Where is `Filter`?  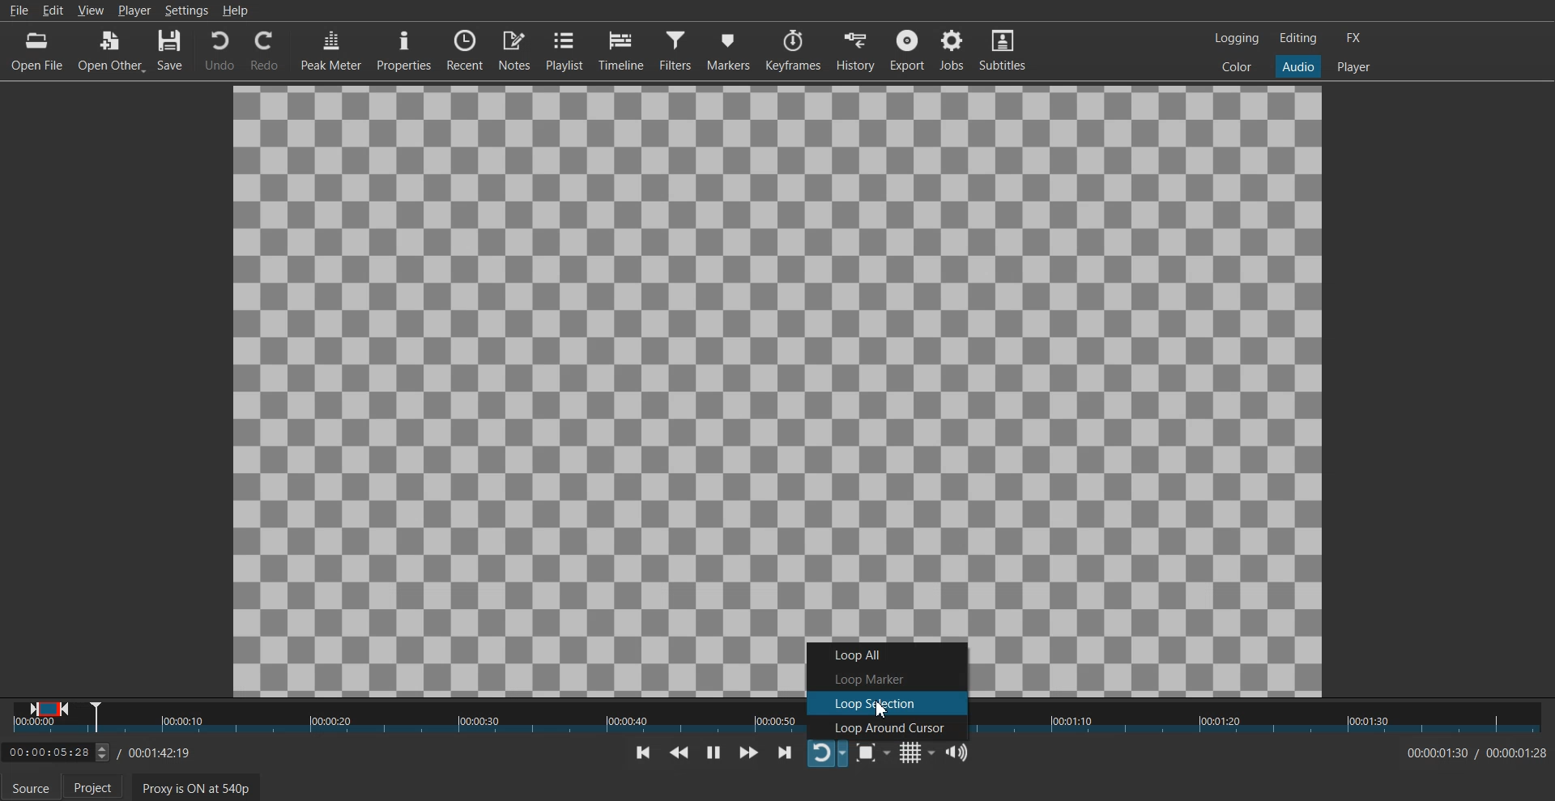
Filter is located at coordinates (675, 50).